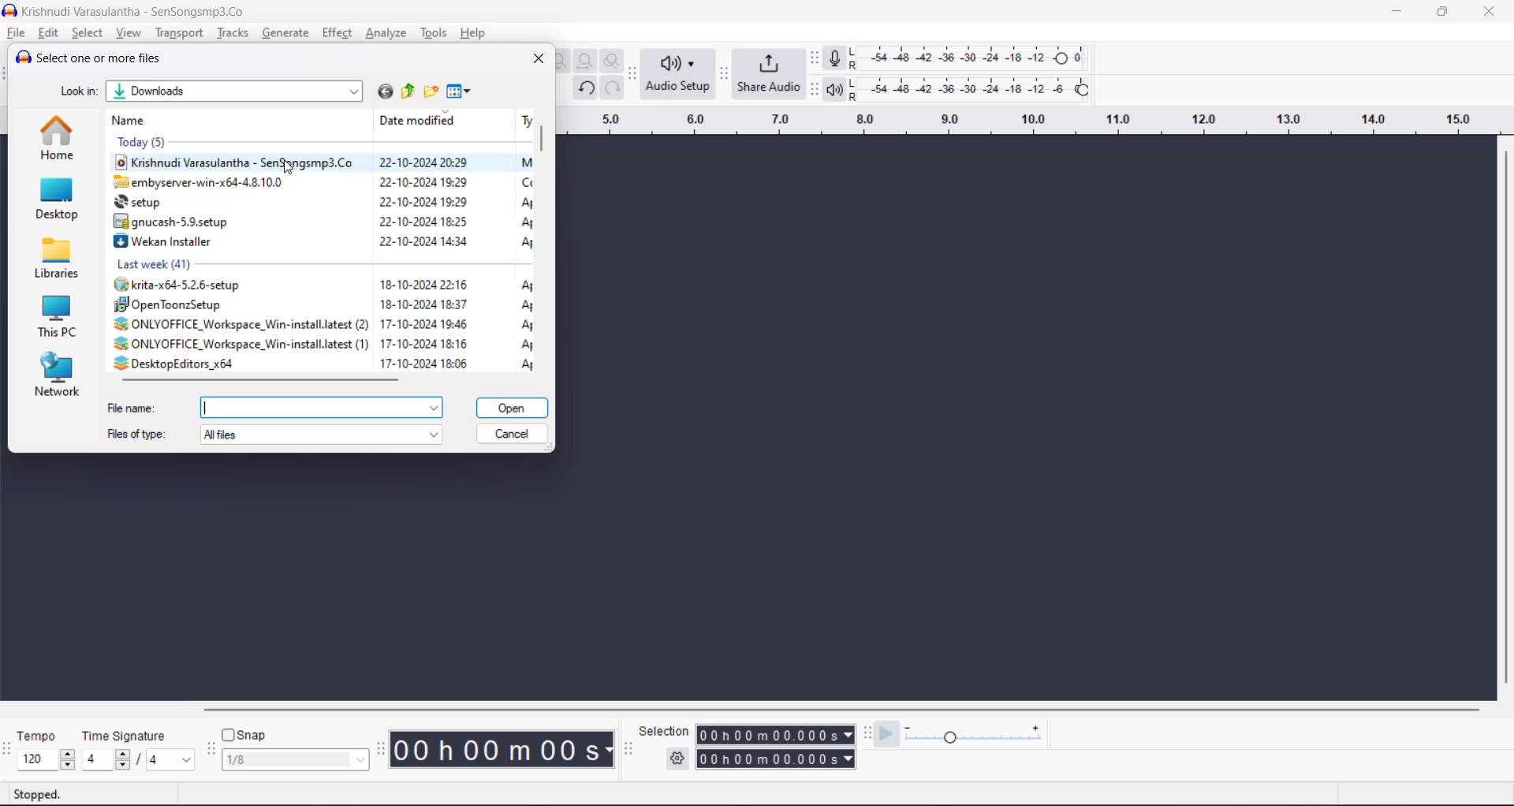  Describe the element at coordinates (841, 58) in the screenshot. I see `record meter` at that location.